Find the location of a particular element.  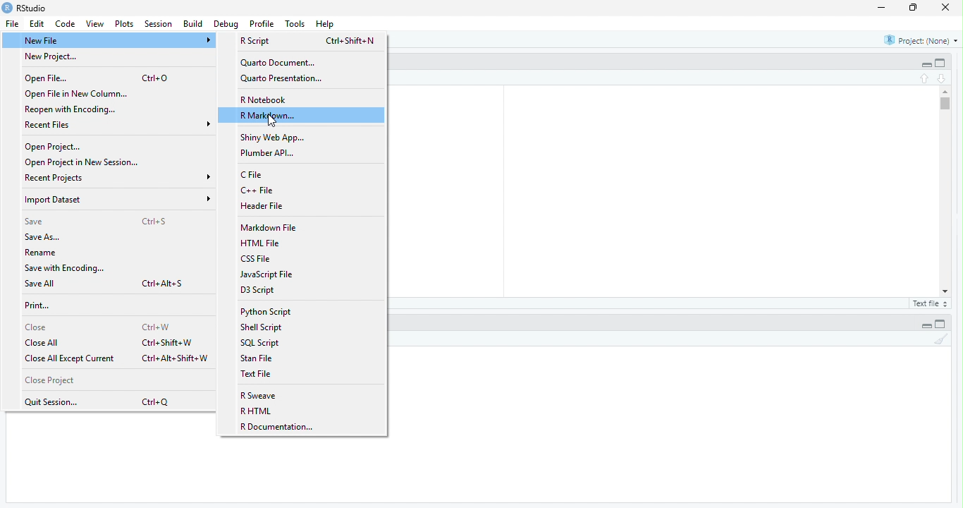

Recent Projects is located at coordinates (119, 177).